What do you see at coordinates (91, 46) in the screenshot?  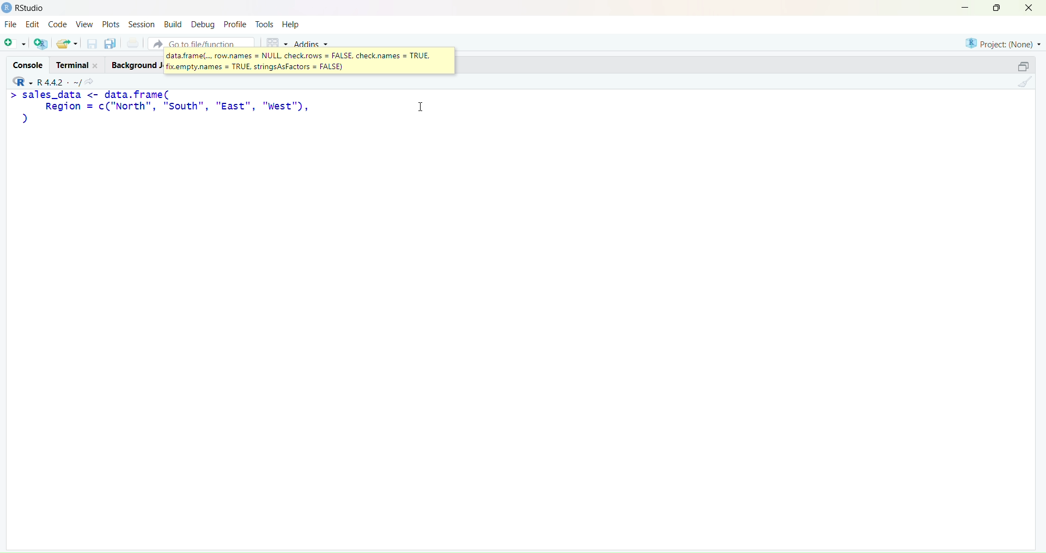 I see `save` at bounding box center [91, 46].